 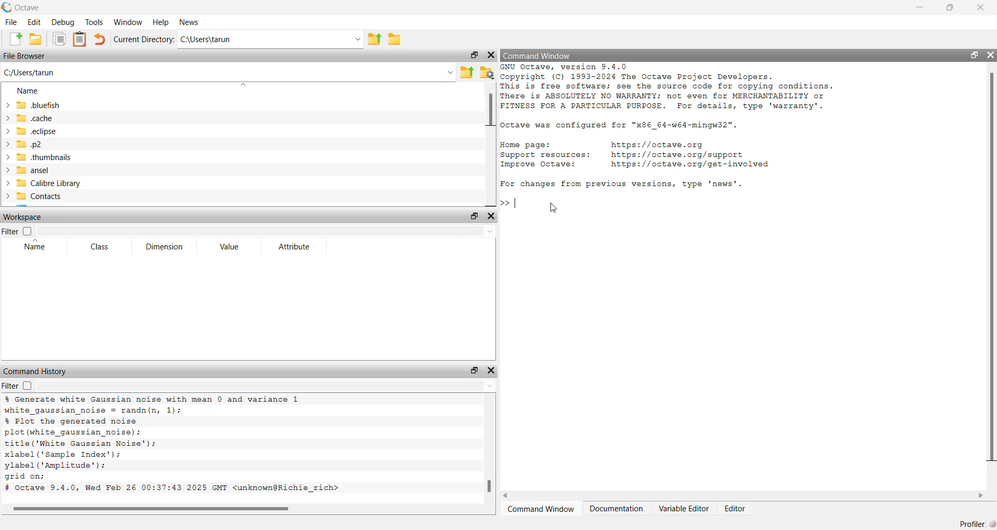 What do you see at coordinates (552, 208) in the screenshot?
I see `cursor` at bounding box center [552, 208].